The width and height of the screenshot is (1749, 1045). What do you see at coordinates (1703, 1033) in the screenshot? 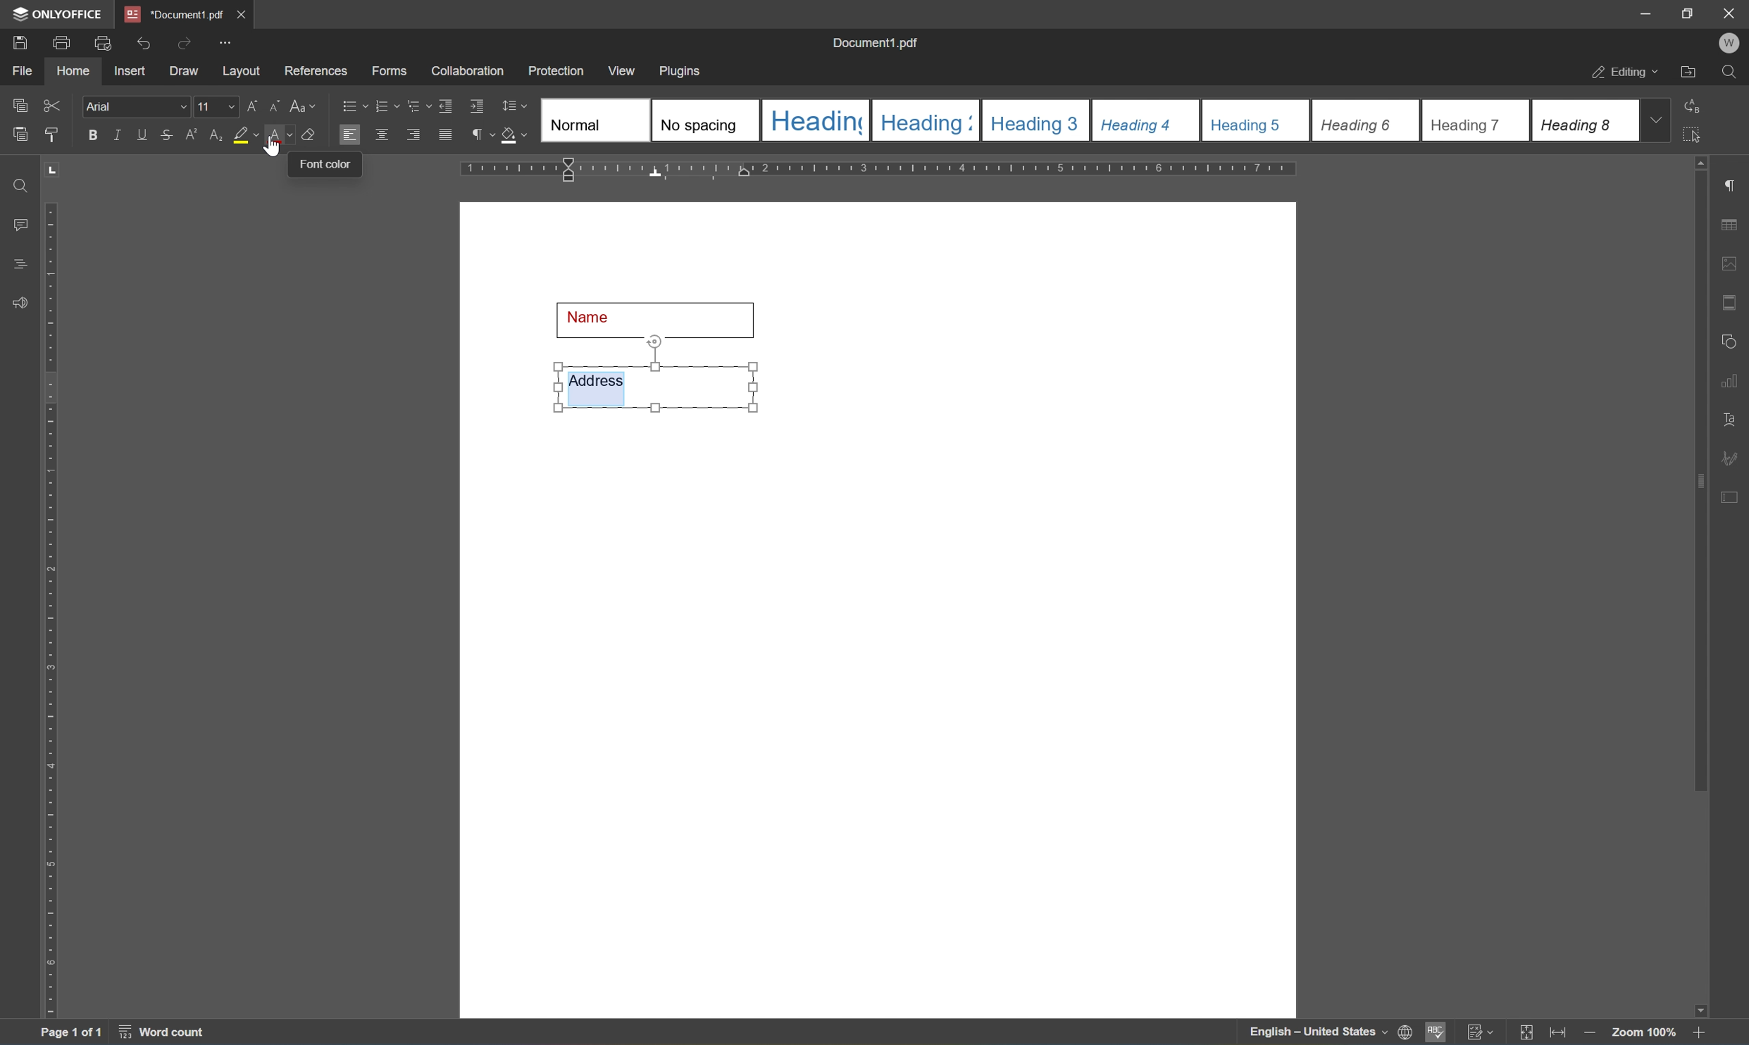
I see `zoom out` at bounding box center [1703, 1033].